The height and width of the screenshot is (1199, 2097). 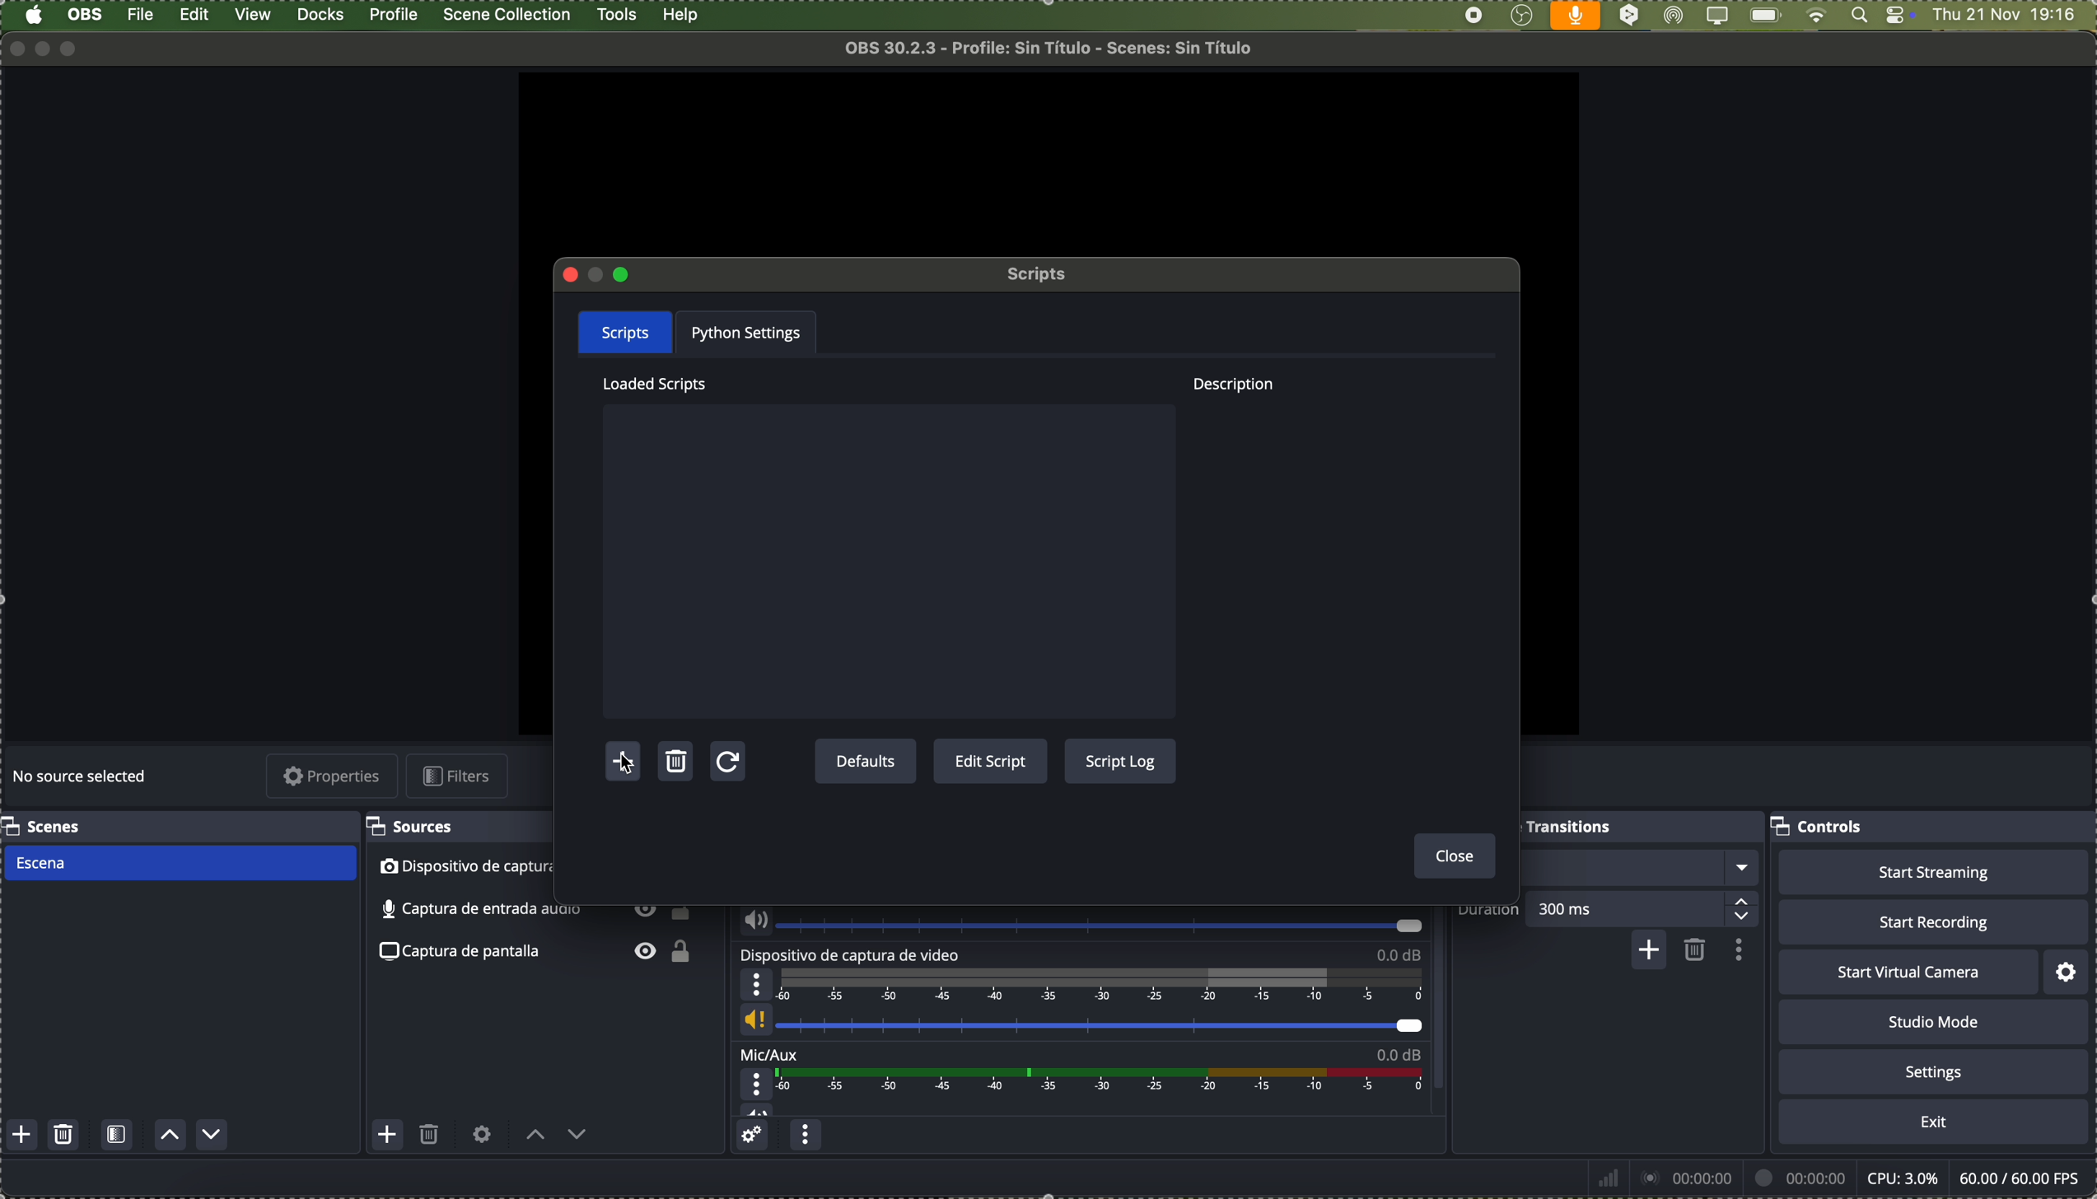 I want to click on remove selected scene, so click(x=65, y=1136).